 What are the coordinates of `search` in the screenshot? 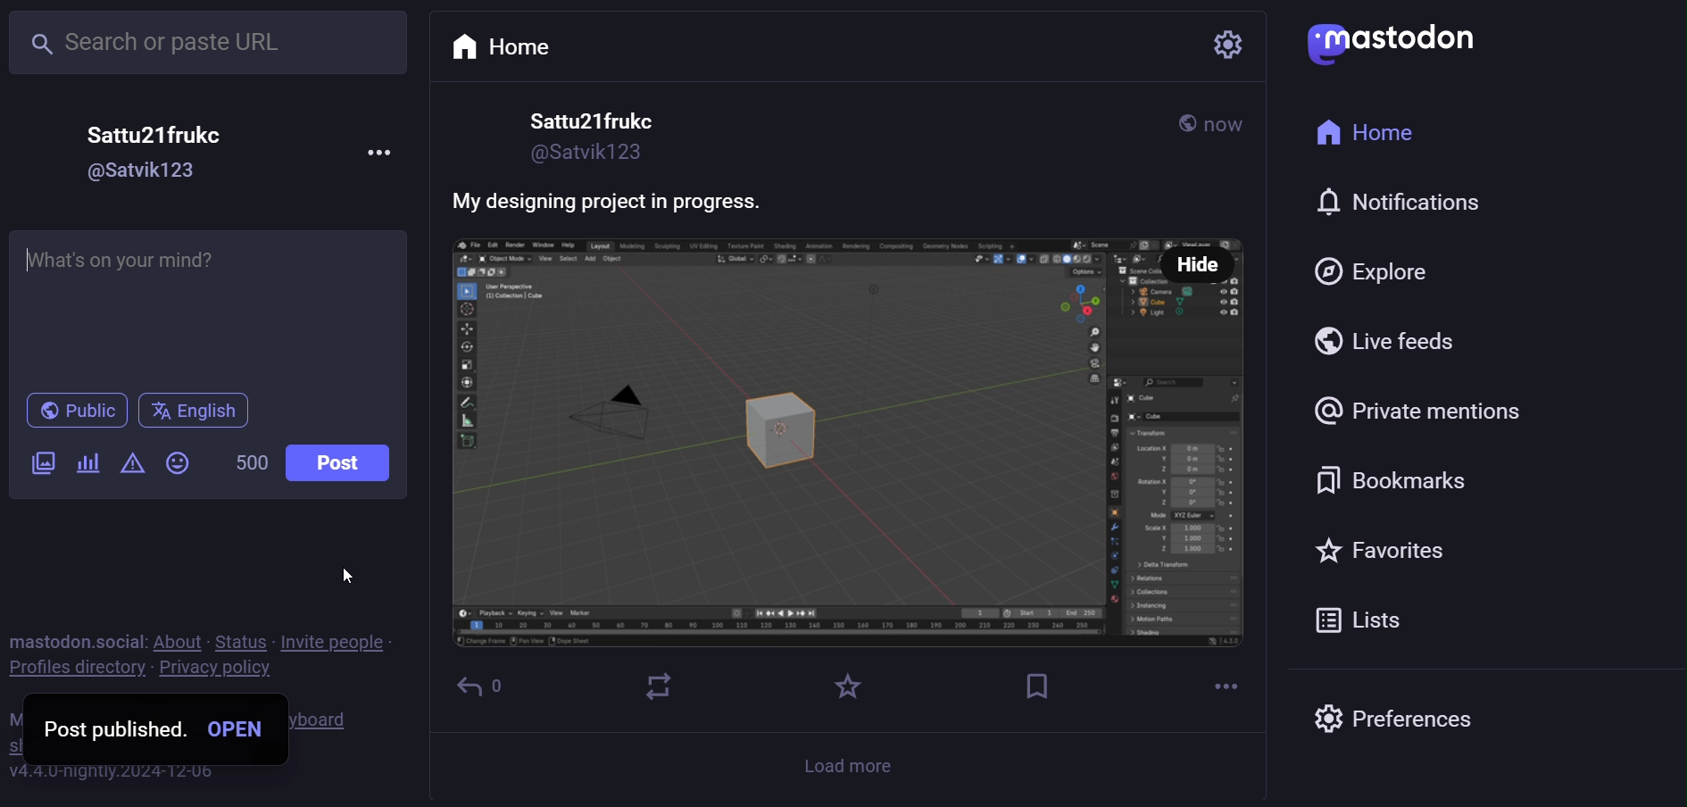 It's located at (211, 45).